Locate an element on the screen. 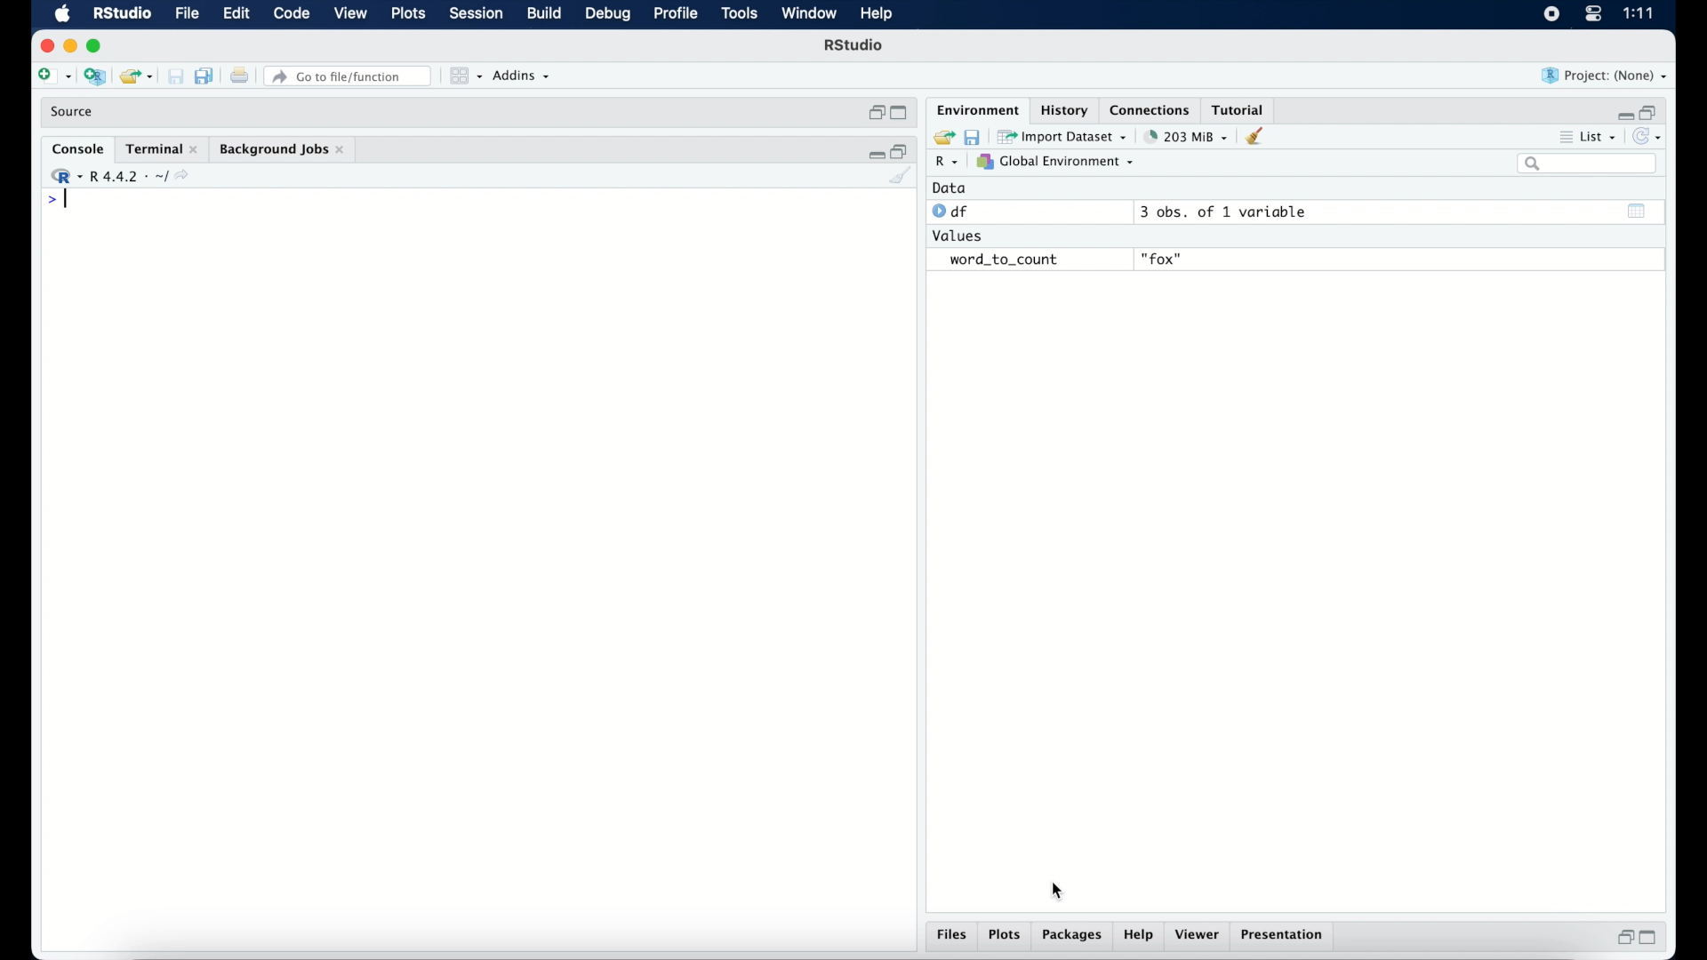  import dataset is located at coordinates (1062, 137).